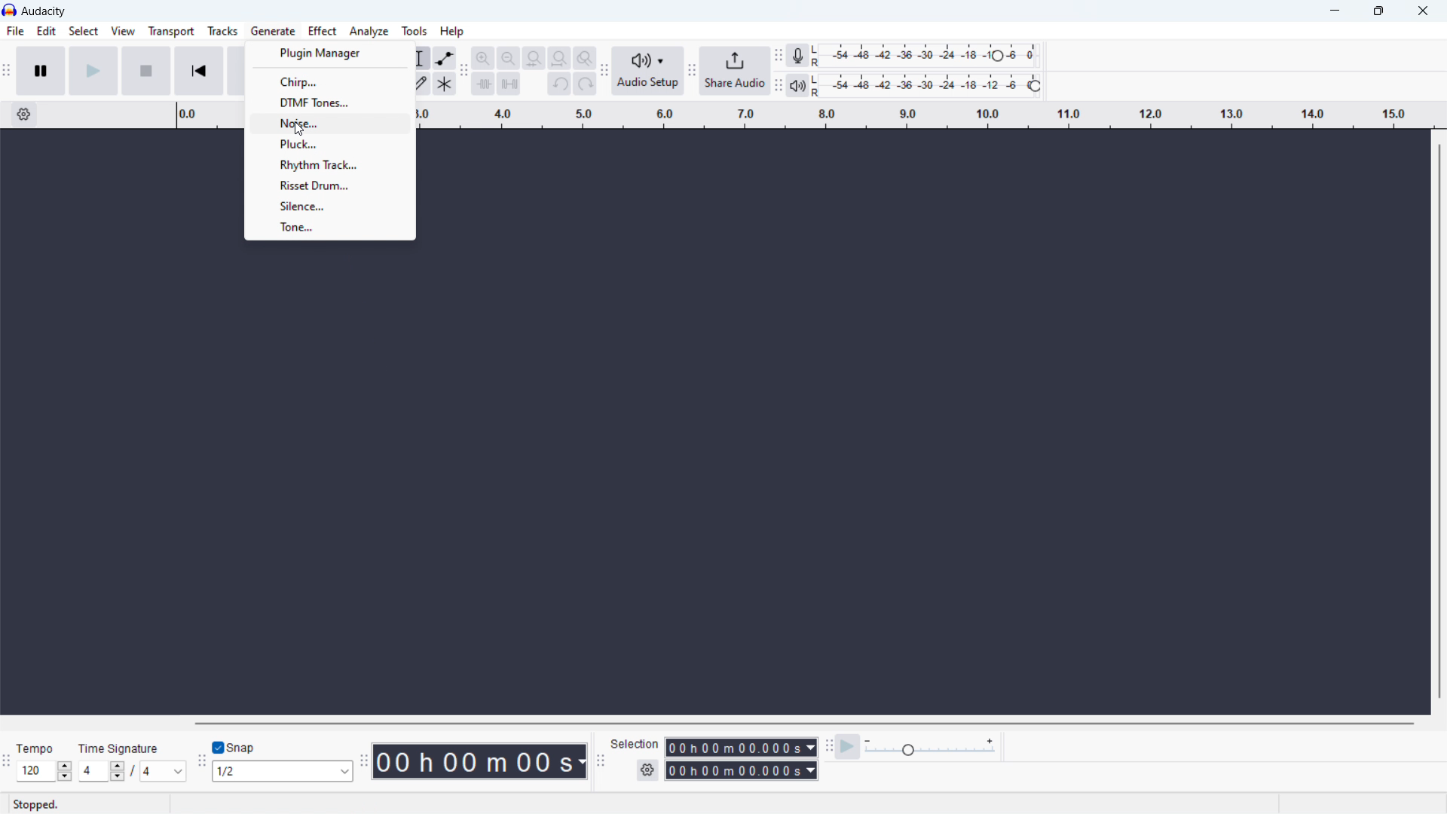  What do you see at coordinates (122, 31) in the screenshot?
I see `view` at bounding box center [122, 31].